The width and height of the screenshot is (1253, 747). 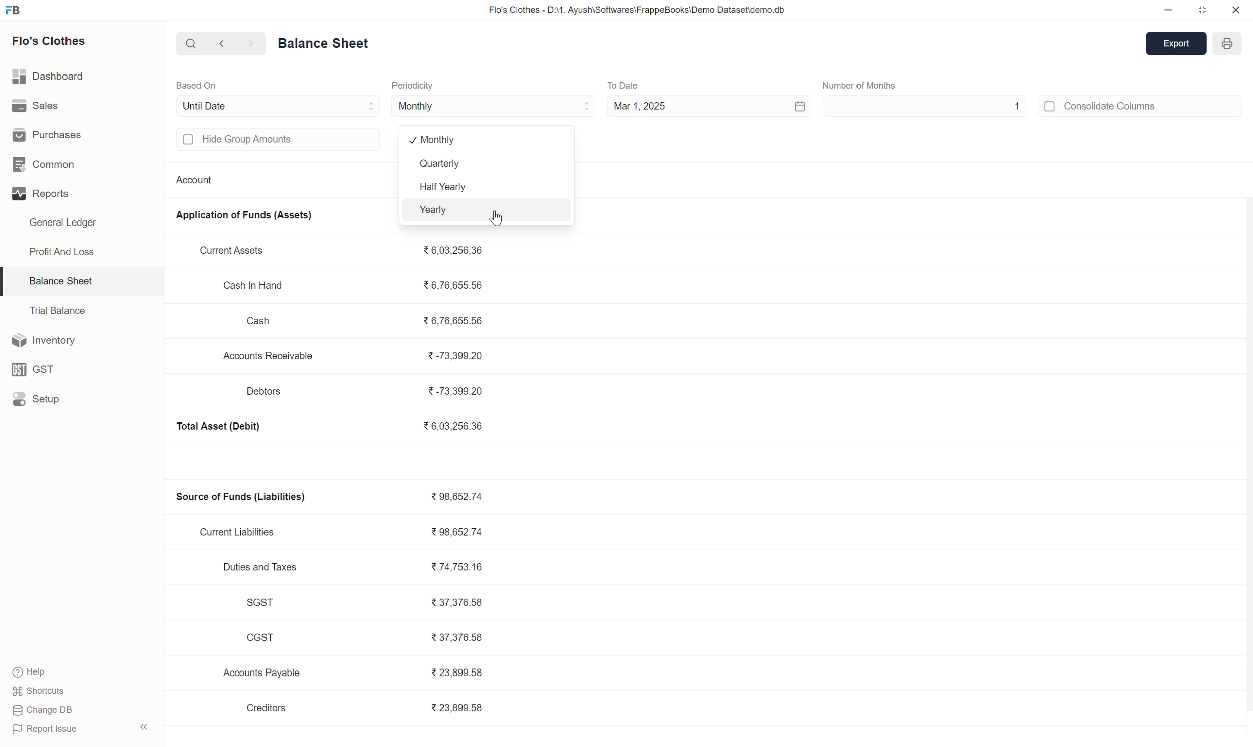 I want to click on yearly, so click(x=436, y=211).